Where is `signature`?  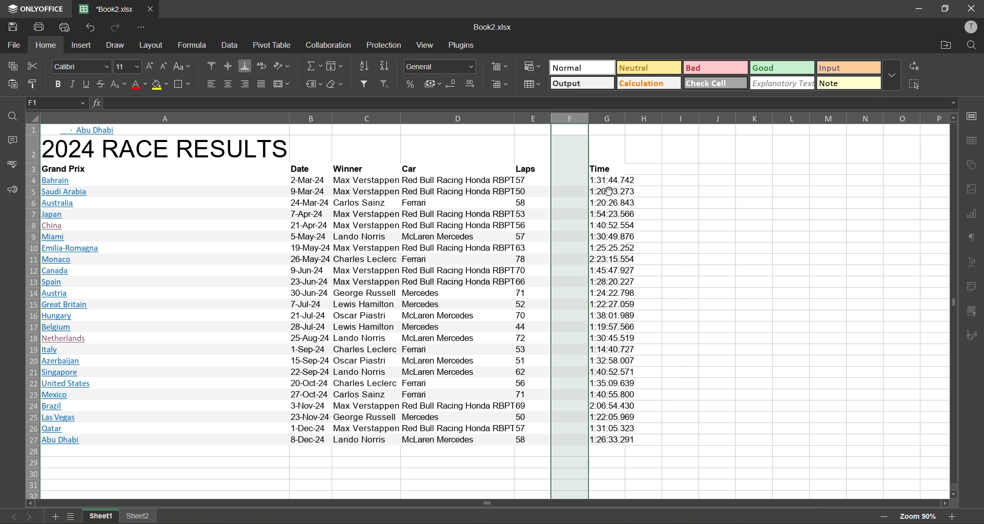
signature is located at coordinates (974, 336).